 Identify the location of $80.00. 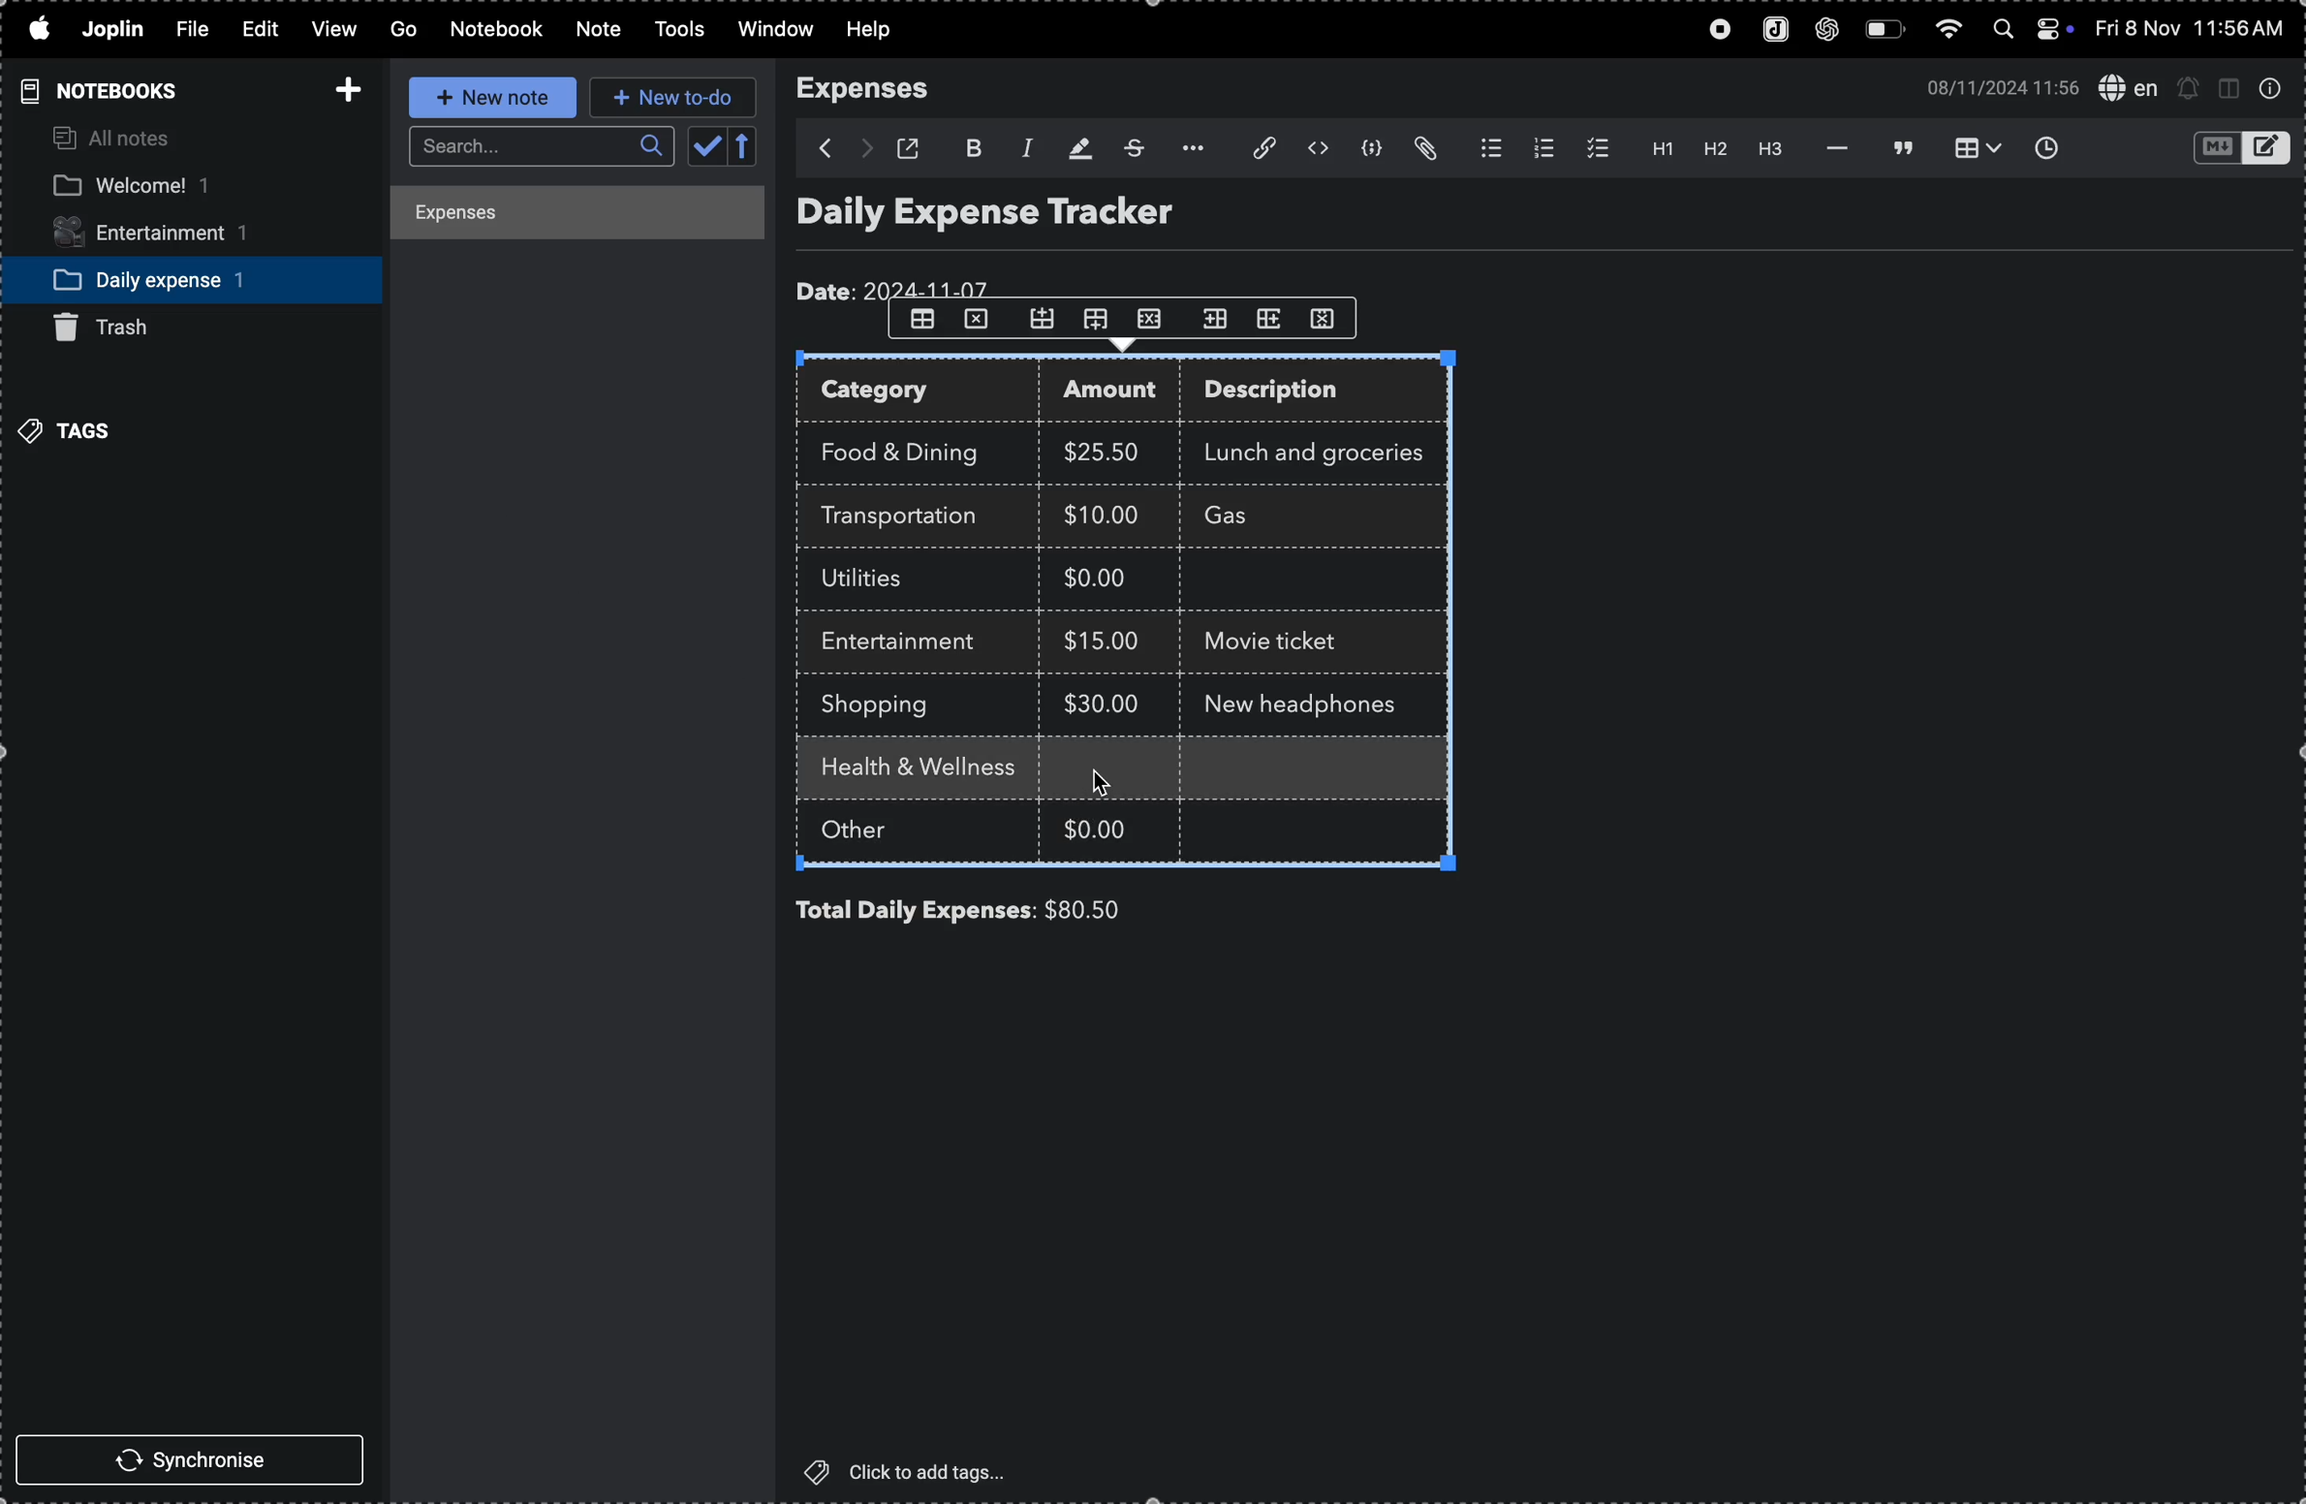
(1116, 910).